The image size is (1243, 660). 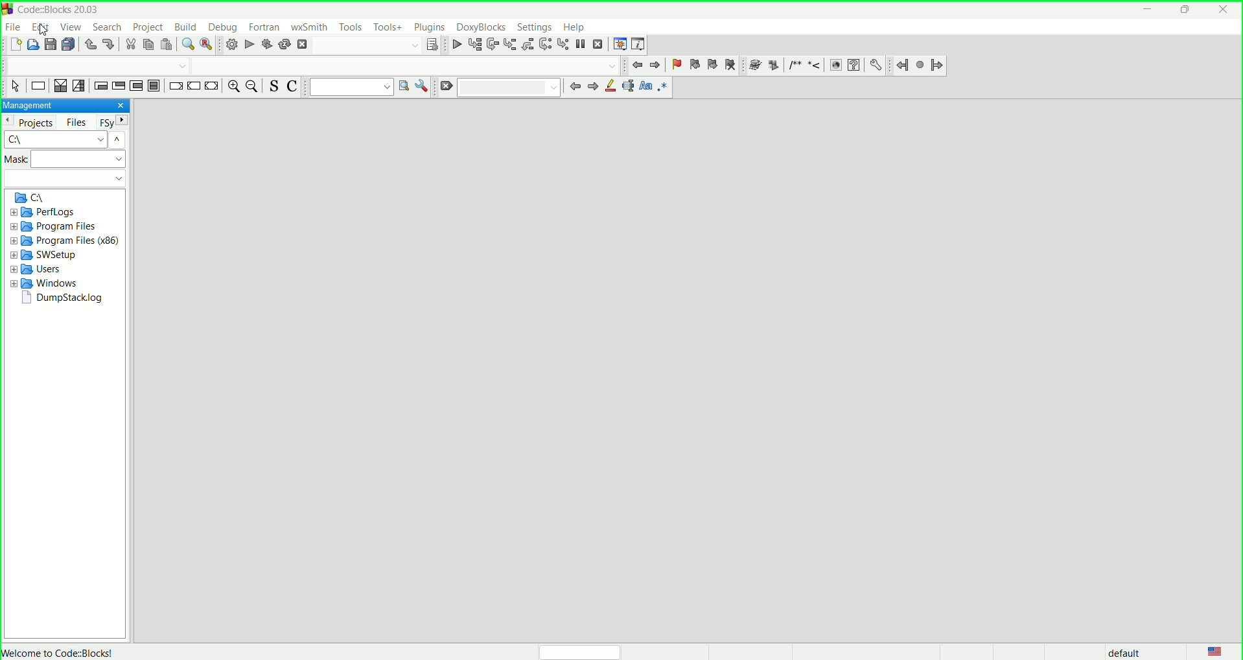 I want to click on language, so click(x=1213, y=650).